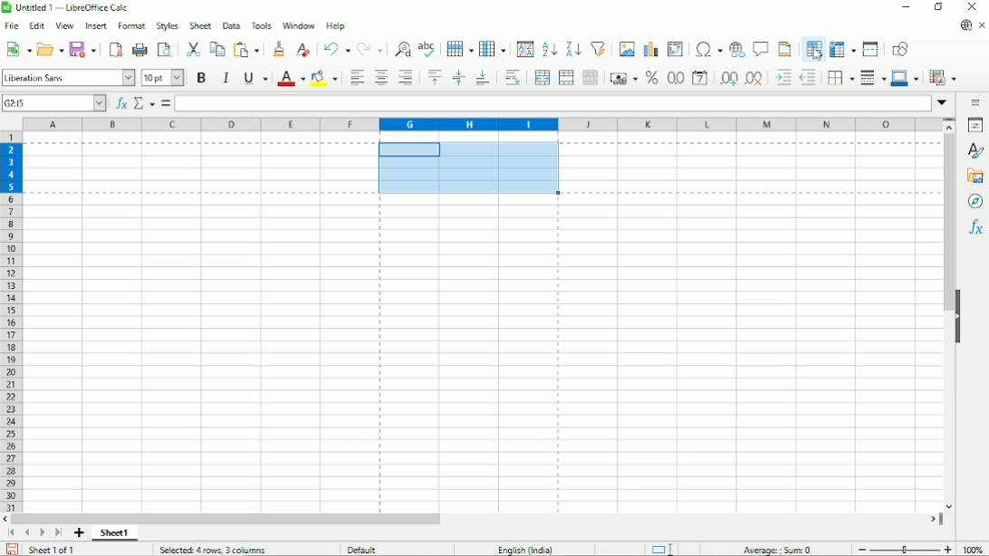 This screenshot has width=989, height=556. I want to click on Insert chart, so click(649, 47).